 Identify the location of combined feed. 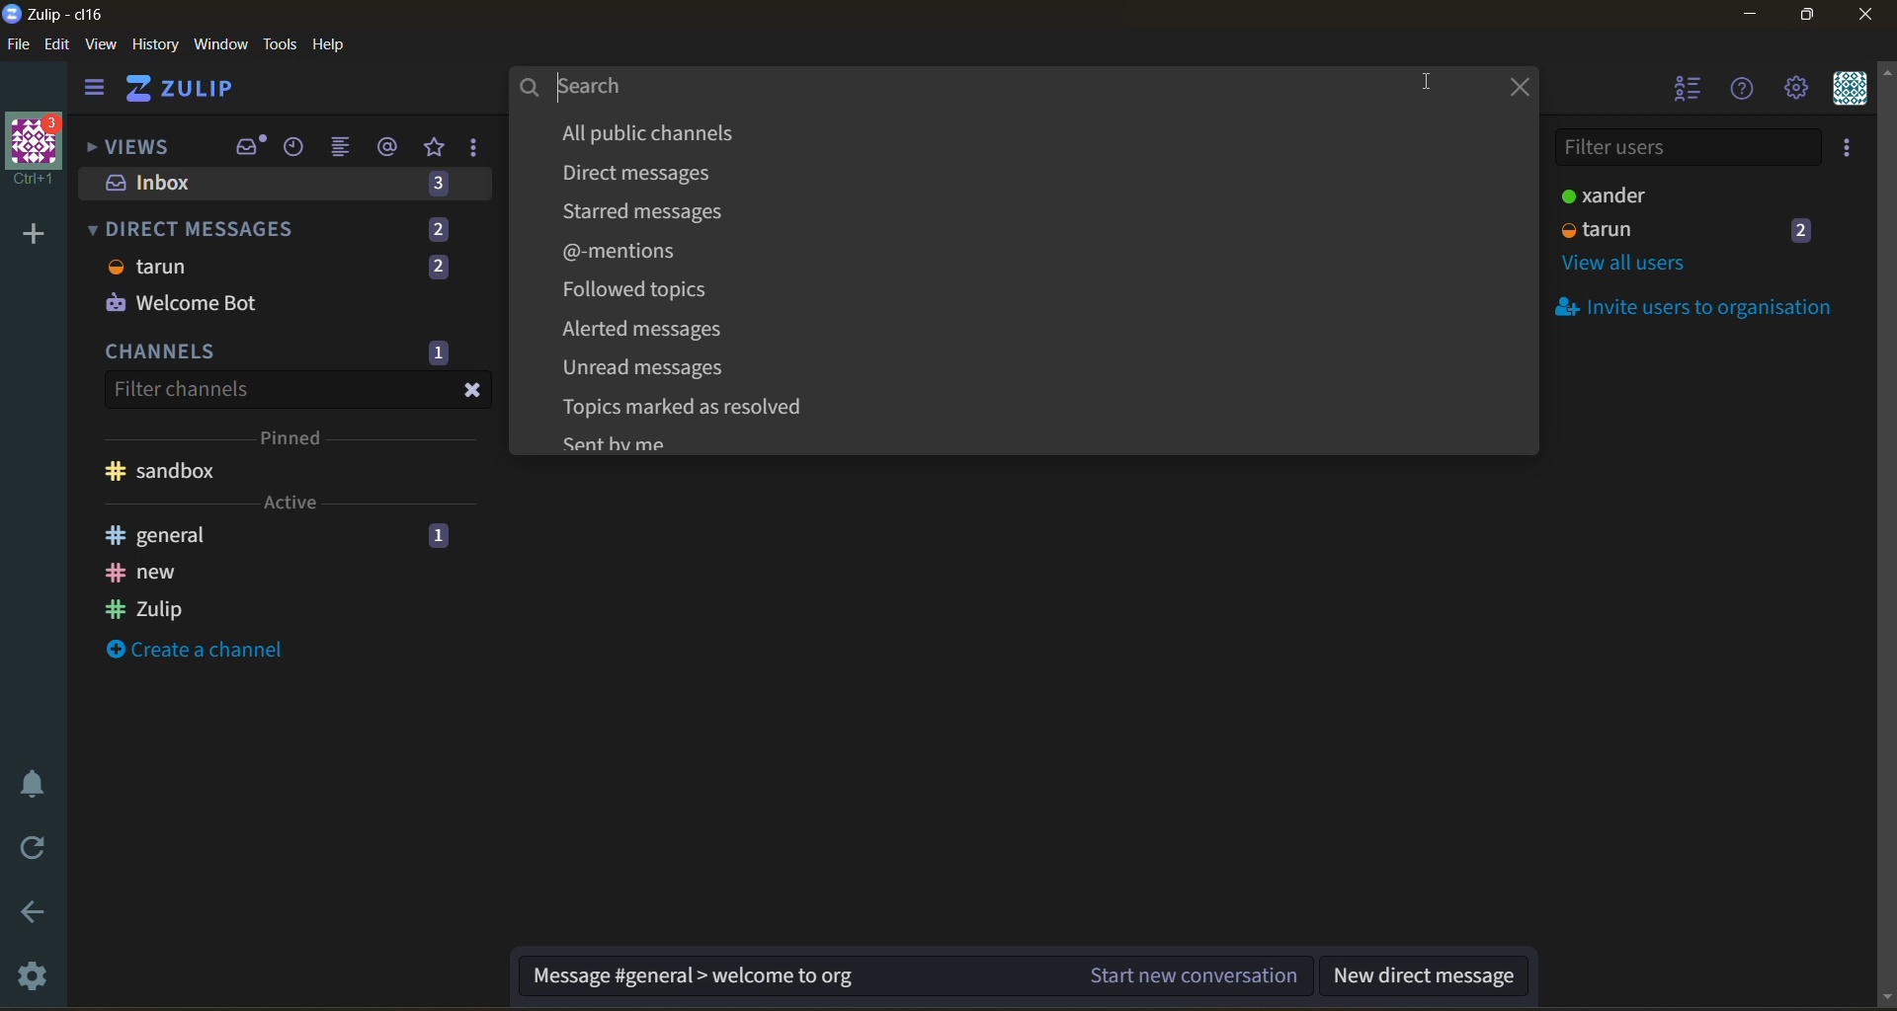
(344, 148).